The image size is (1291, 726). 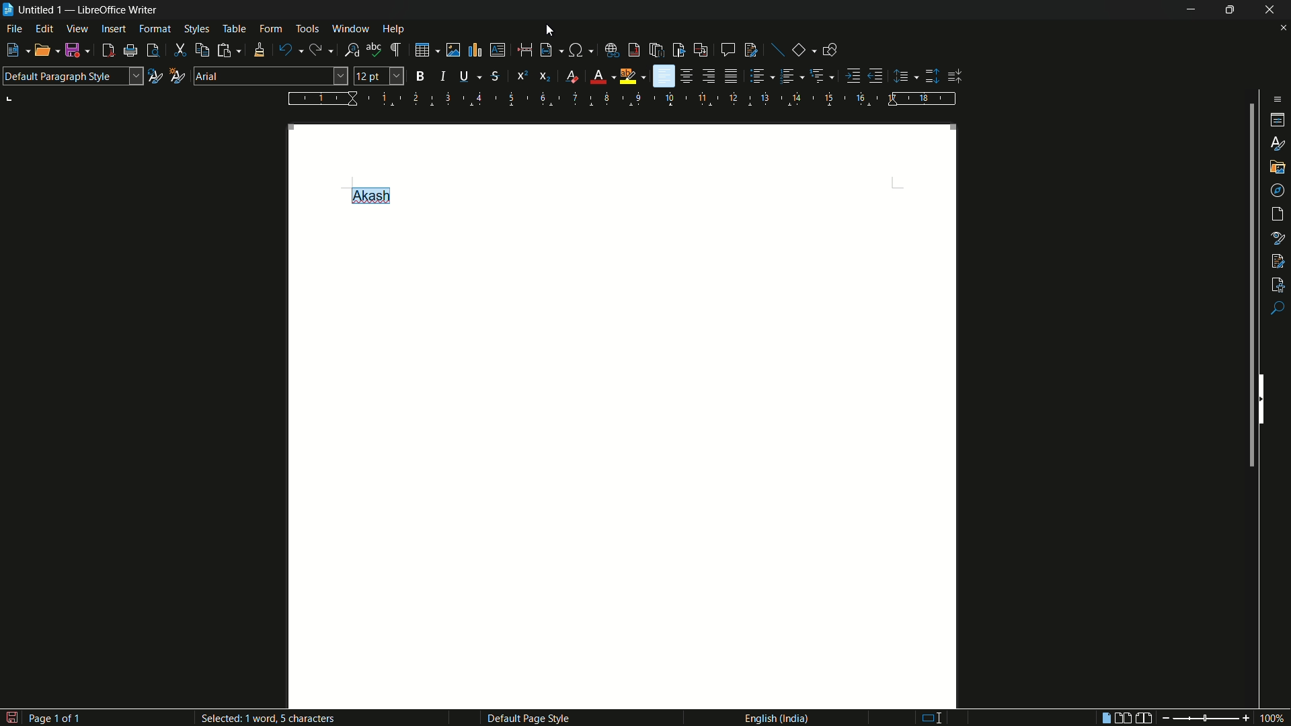 What do you see at coordinates (1279, 120) in the screenshot?
I see `properties` at bounding box center [1279, 120].